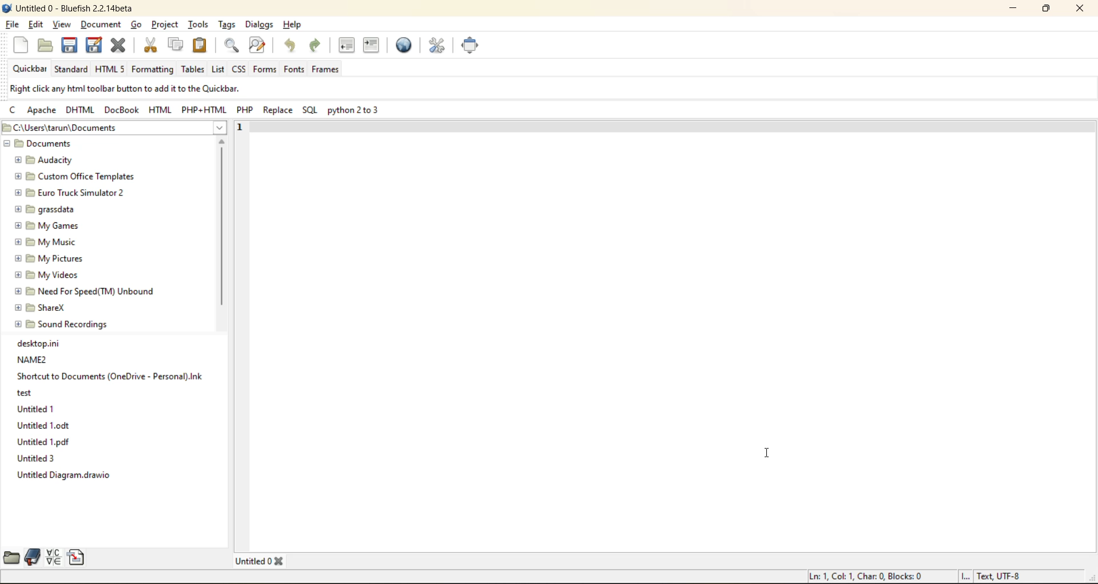  I want to click on forms, so click(264, 69).